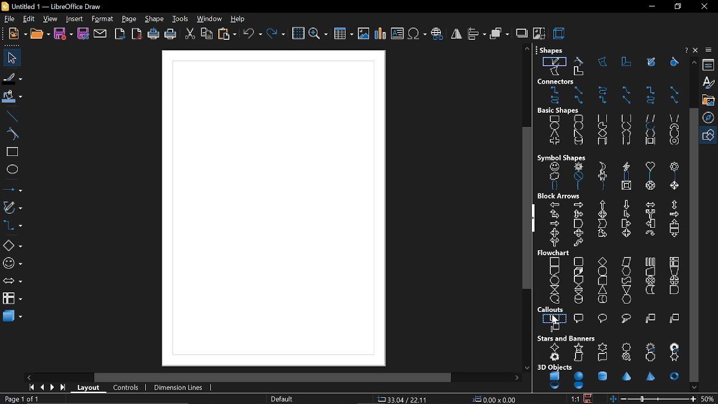  What do you see at coordinates (555, 299) in the screenshot?
I see `sequential access` at bounding box center [555, 299].